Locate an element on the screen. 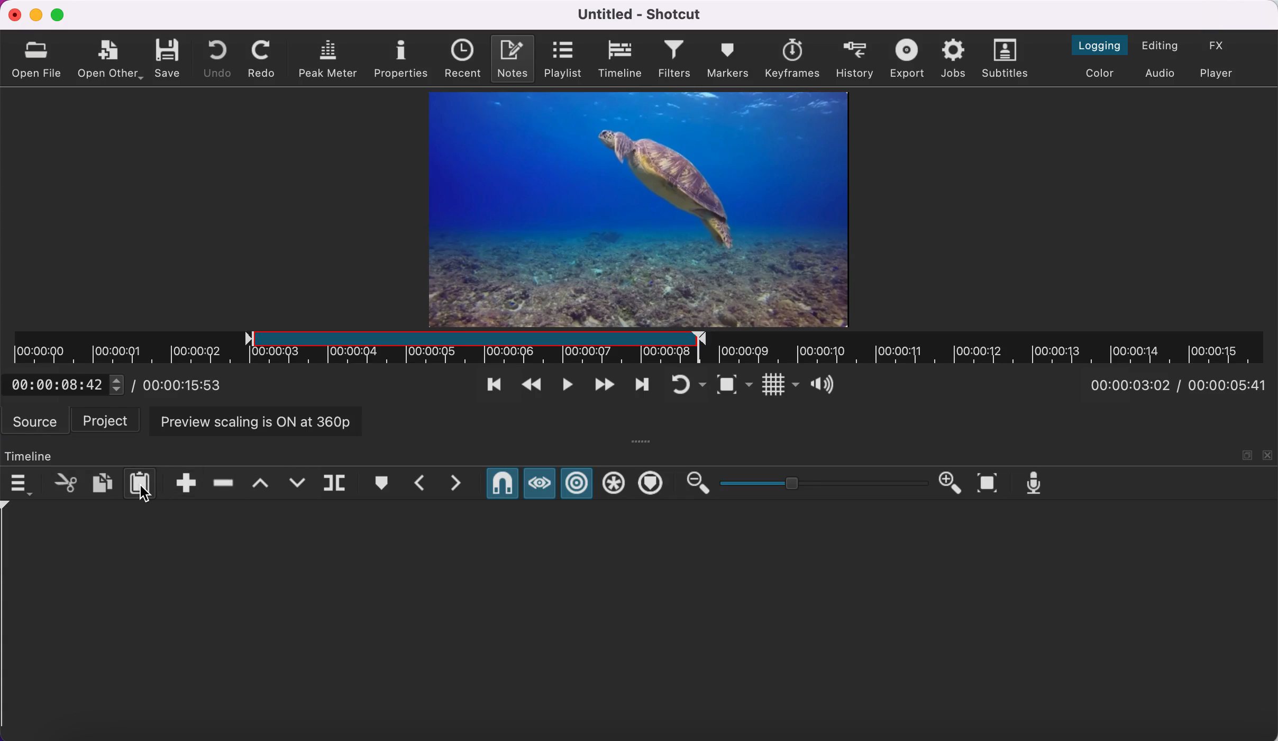 This screenshot has height=741, width=1278. markers is located at coordinates (728, 60).